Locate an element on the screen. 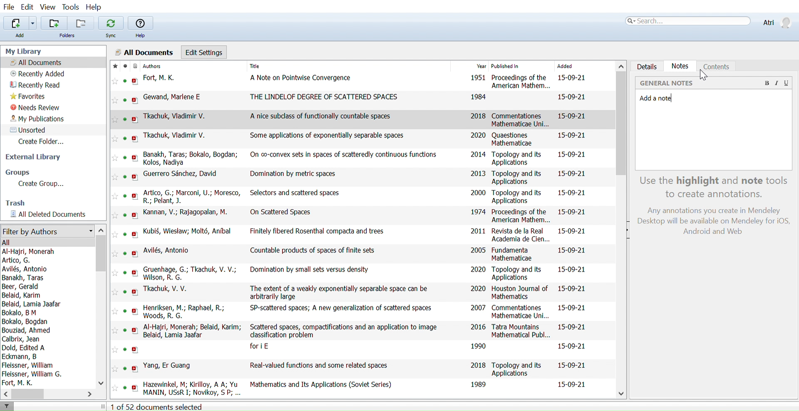  Finitely fibered Rosenthal compacta and trees is located at coordinates (318, 231).